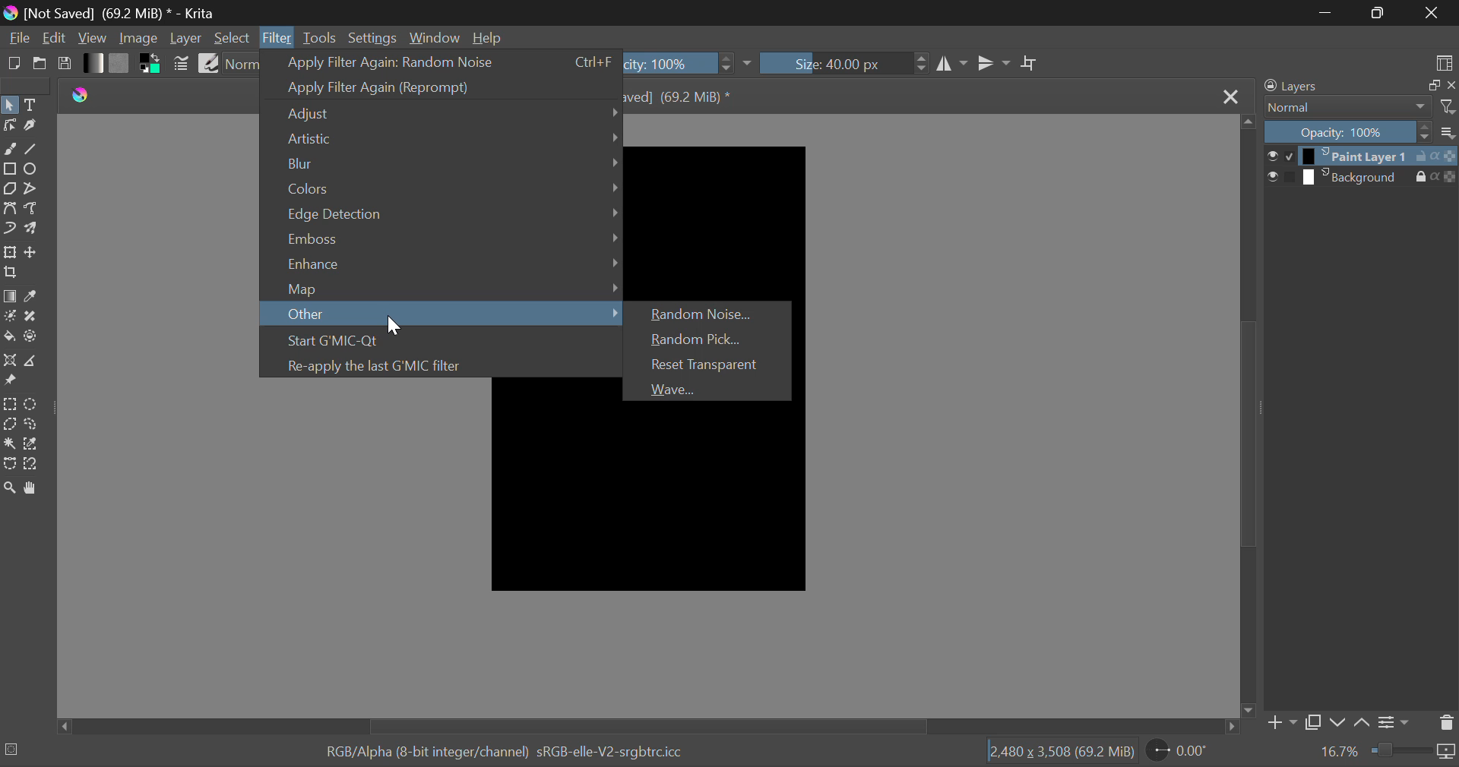 The width and height of the screenshot is (1459, 767). I want to click on Brush Presets, so click(208, 62).